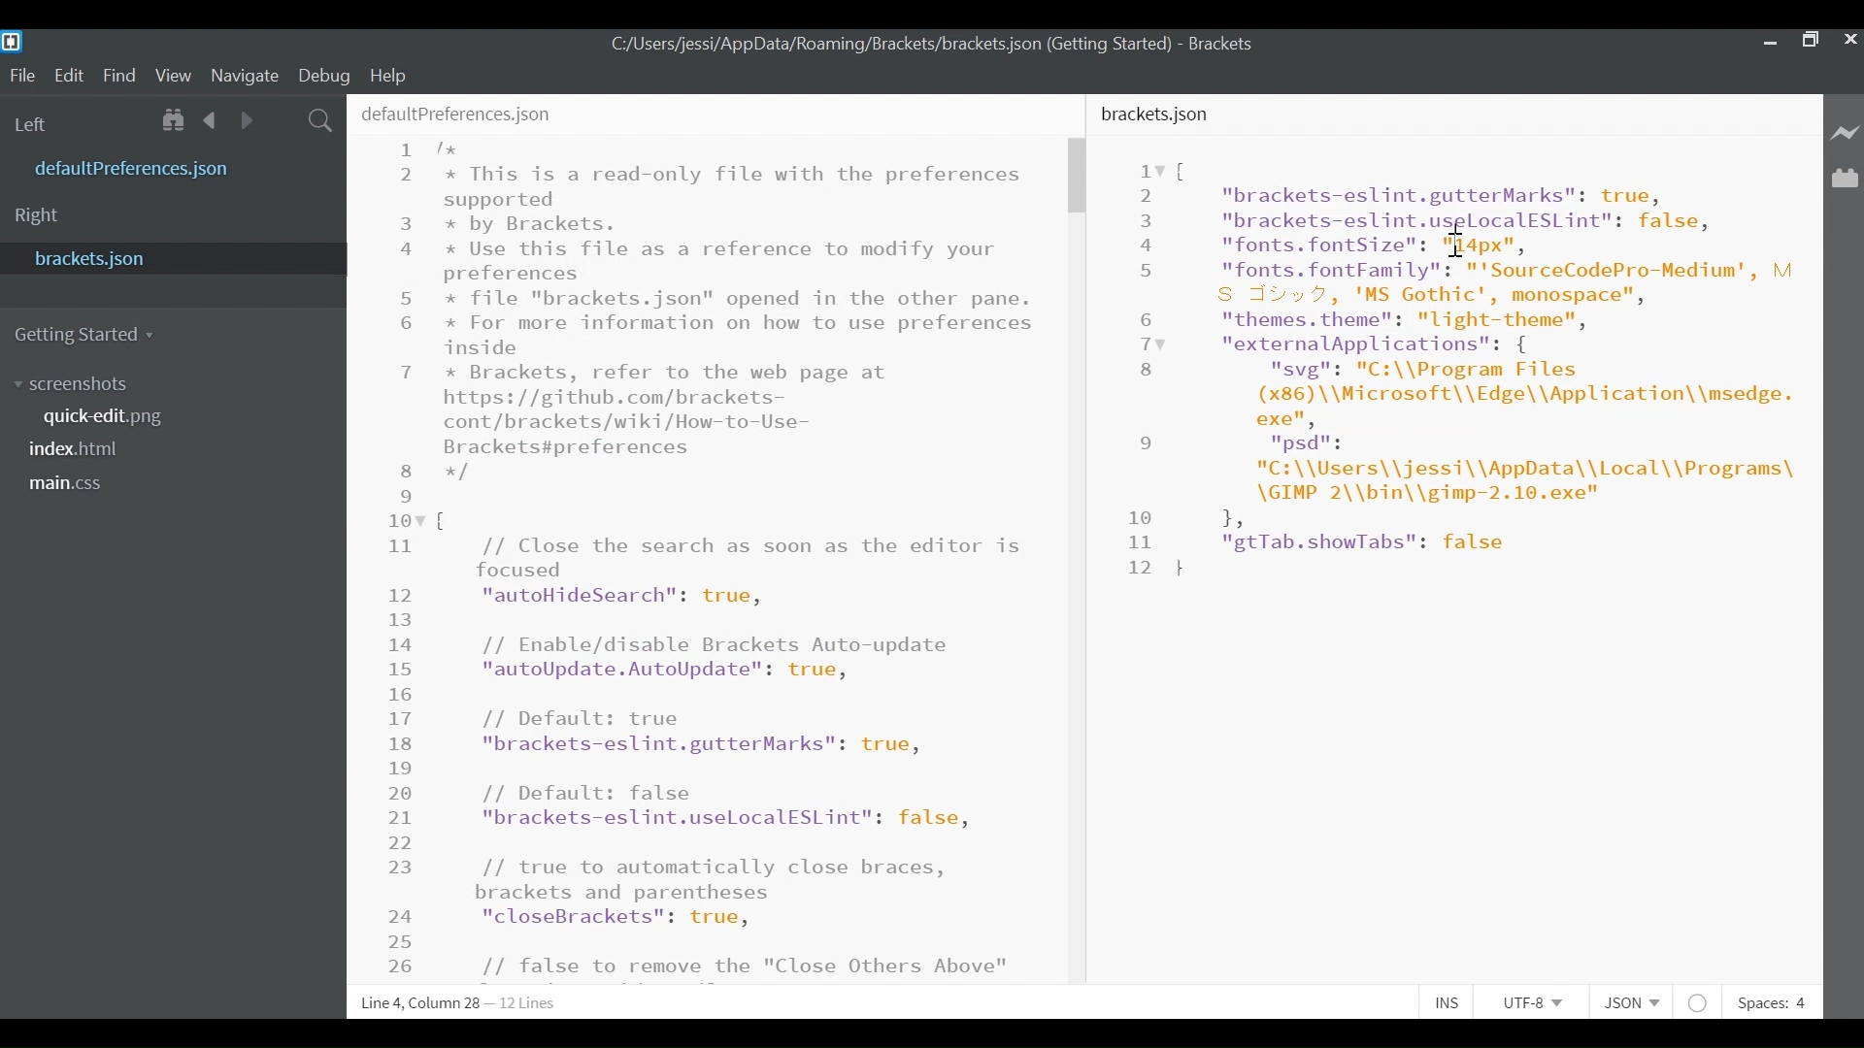 This screenshot has height=1048, width=1864. What do you see at coordinates (177, 167) in the screenshot?
I see `defaultPreferences.json` at bounding box center [177, 167].